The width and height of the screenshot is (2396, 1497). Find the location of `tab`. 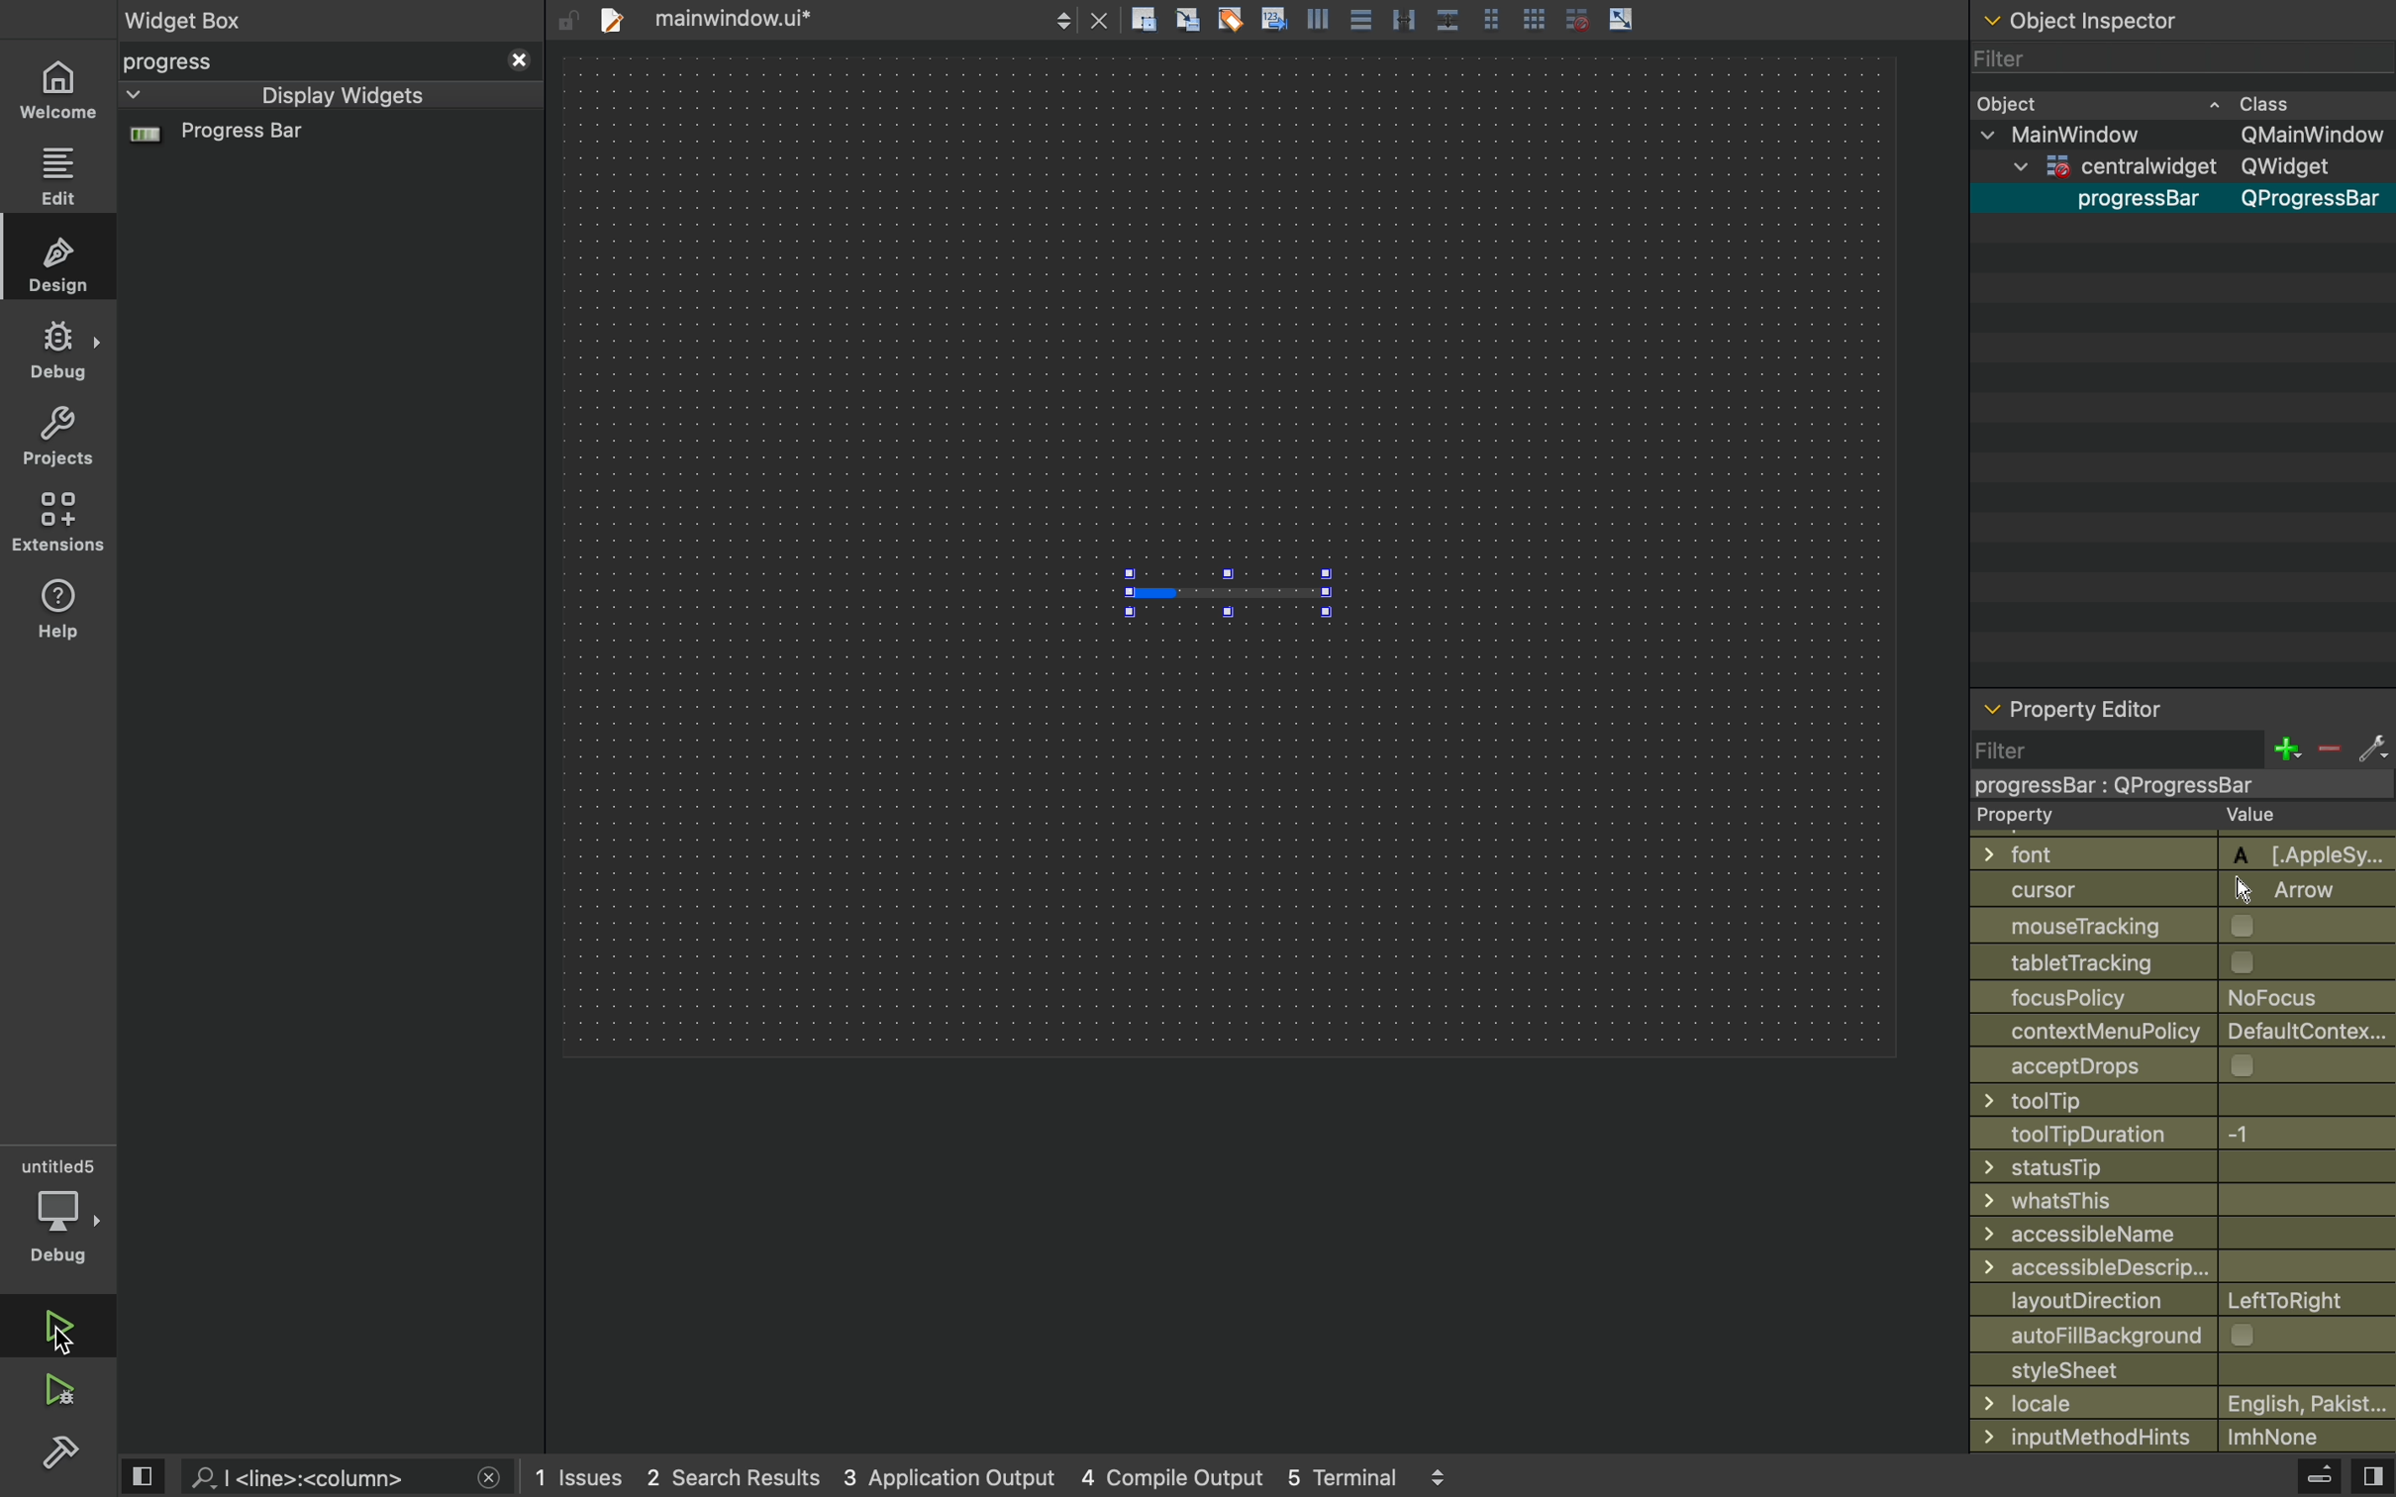

tab is located at coordinates (849, 17).